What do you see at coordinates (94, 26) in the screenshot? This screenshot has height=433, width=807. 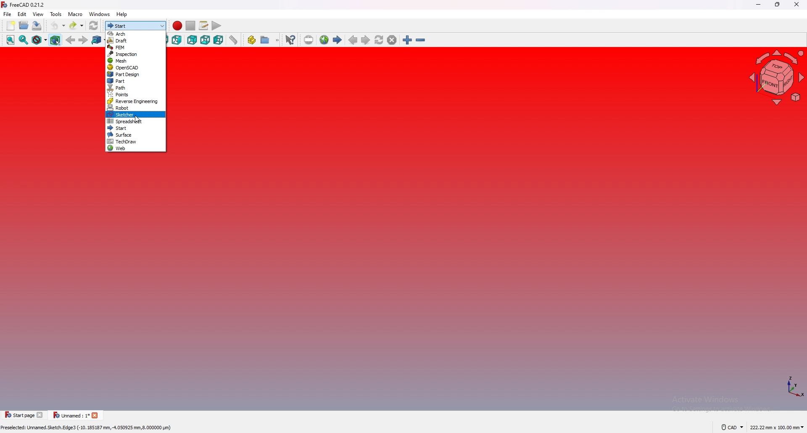 I see `refresh` at bounding box center [94, 26].